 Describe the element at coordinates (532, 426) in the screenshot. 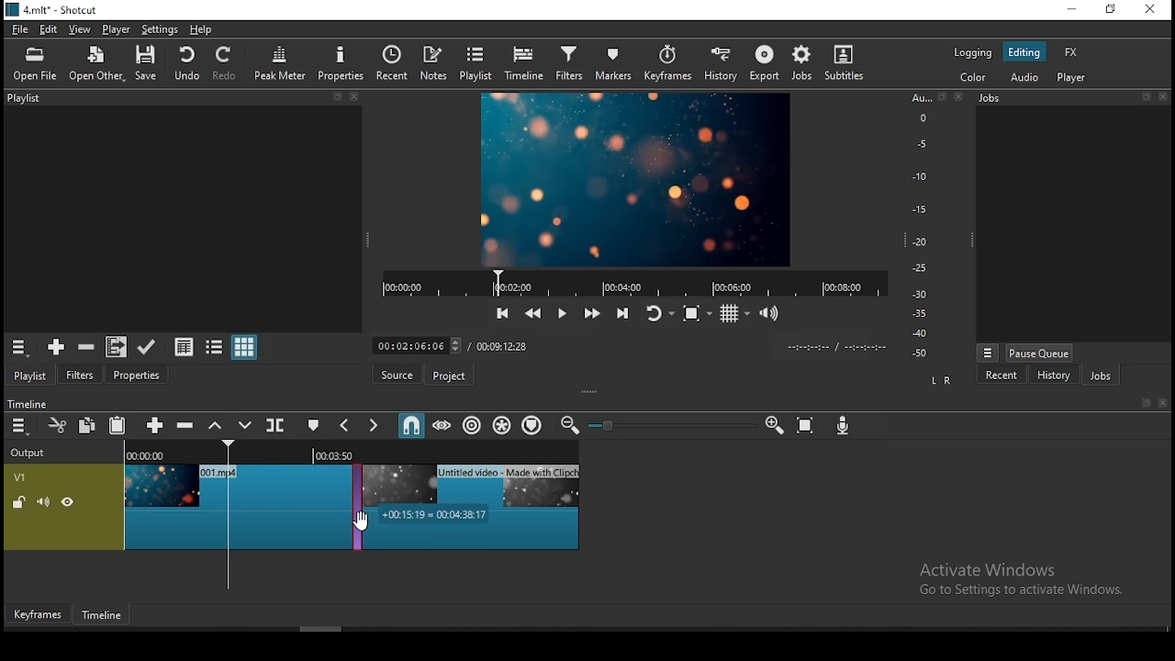

I see `ripple markers` at that location.